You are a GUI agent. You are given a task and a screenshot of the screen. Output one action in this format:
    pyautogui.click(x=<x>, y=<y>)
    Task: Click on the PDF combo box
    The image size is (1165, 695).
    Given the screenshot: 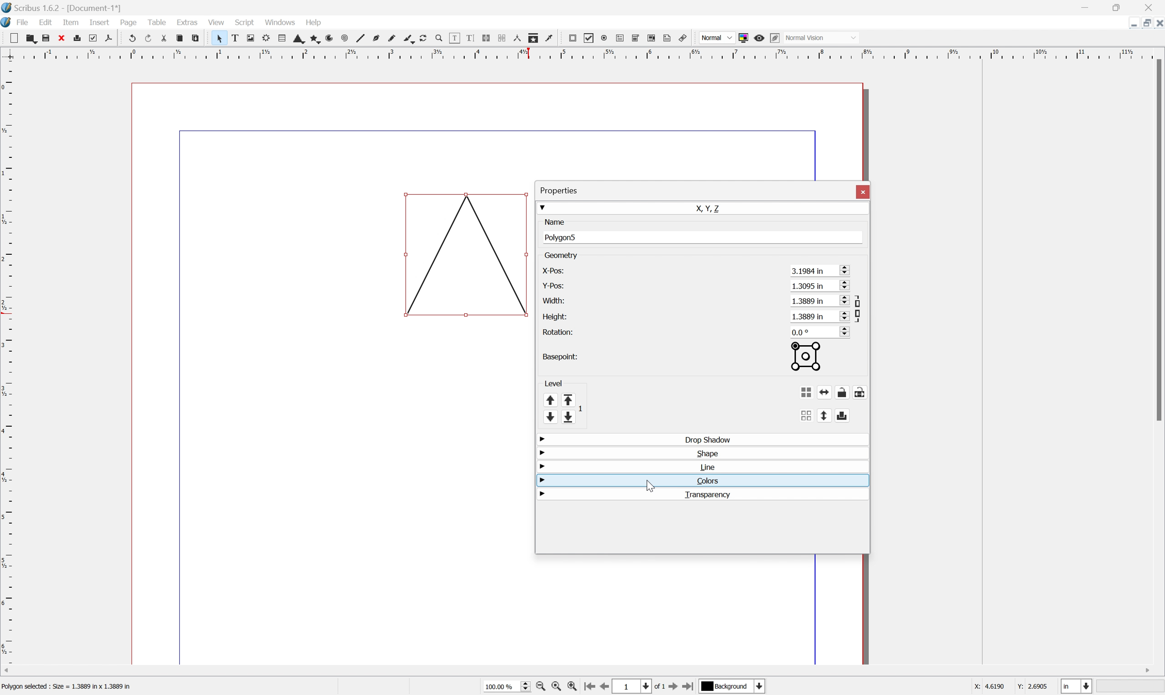 What is the action you would take?
    pyautogui.click(x=636, y=38)
    